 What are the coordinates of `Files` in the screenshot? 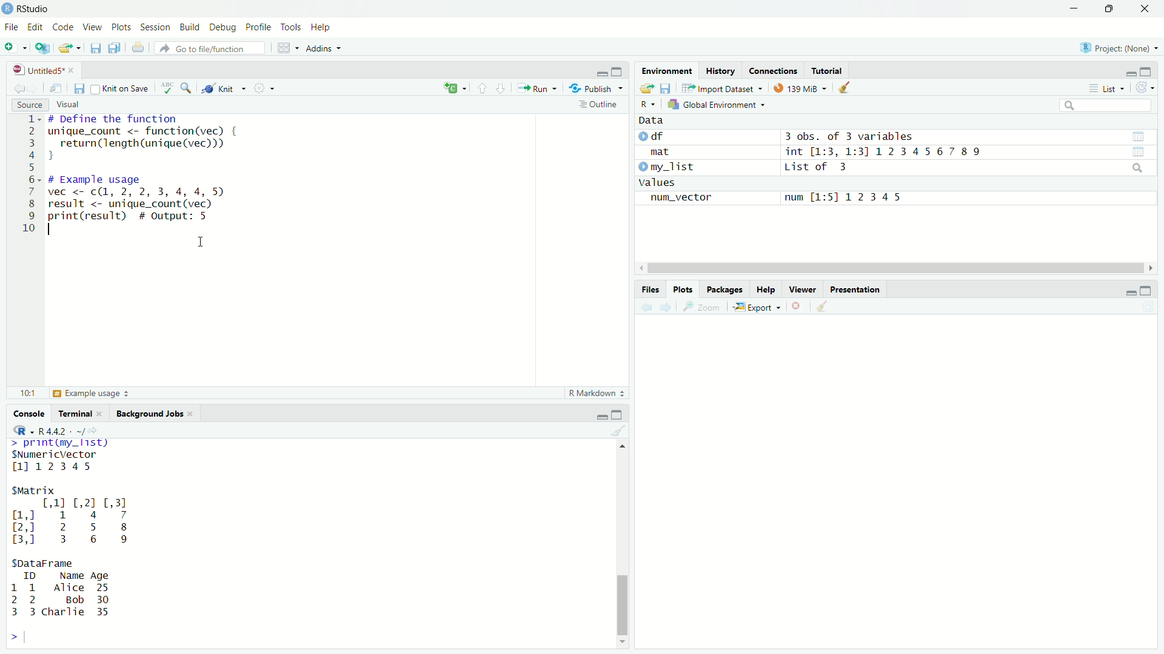 It's located at (650, 290).